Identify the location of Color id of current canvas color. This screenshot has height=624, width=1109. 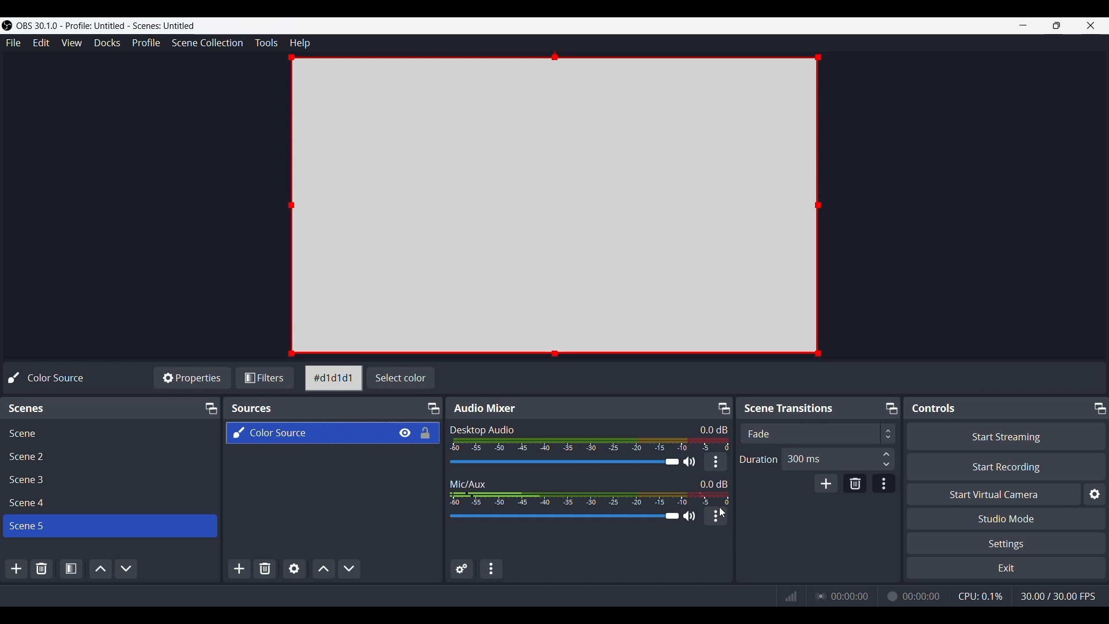
(334, 378).